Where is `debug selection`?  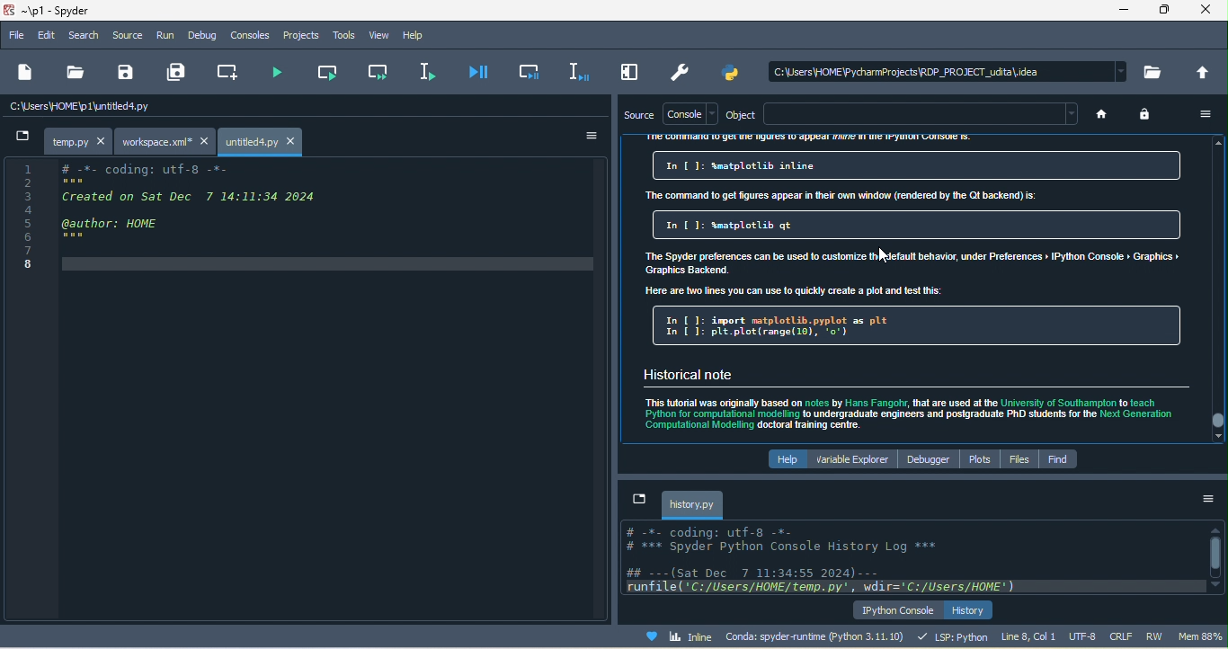 debug selection is located at coordinates (574, 70).